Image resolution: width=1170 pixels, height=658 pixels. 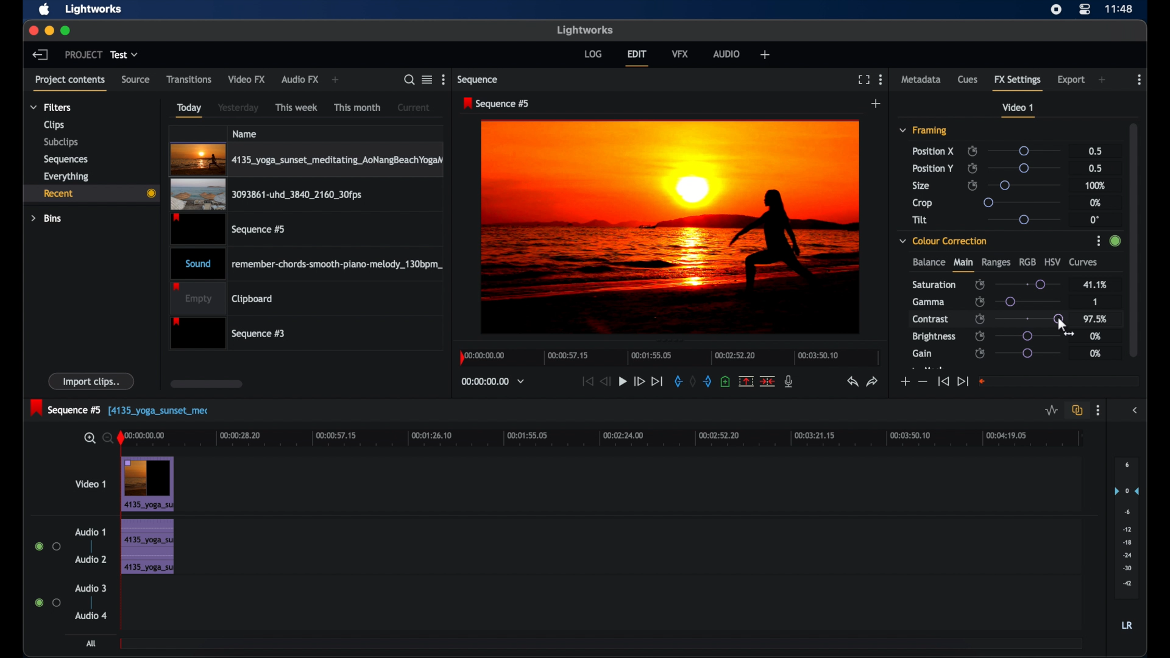 I want to click on audio, so click(x=728, y=54).